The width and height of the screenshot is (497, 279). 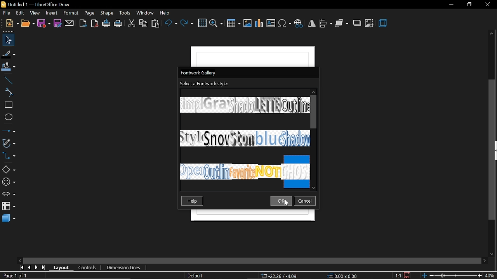 What do you see at coordinates (204, 84) in the screenshot?
I see `select fontwork style` at bounding box center [204, 84].